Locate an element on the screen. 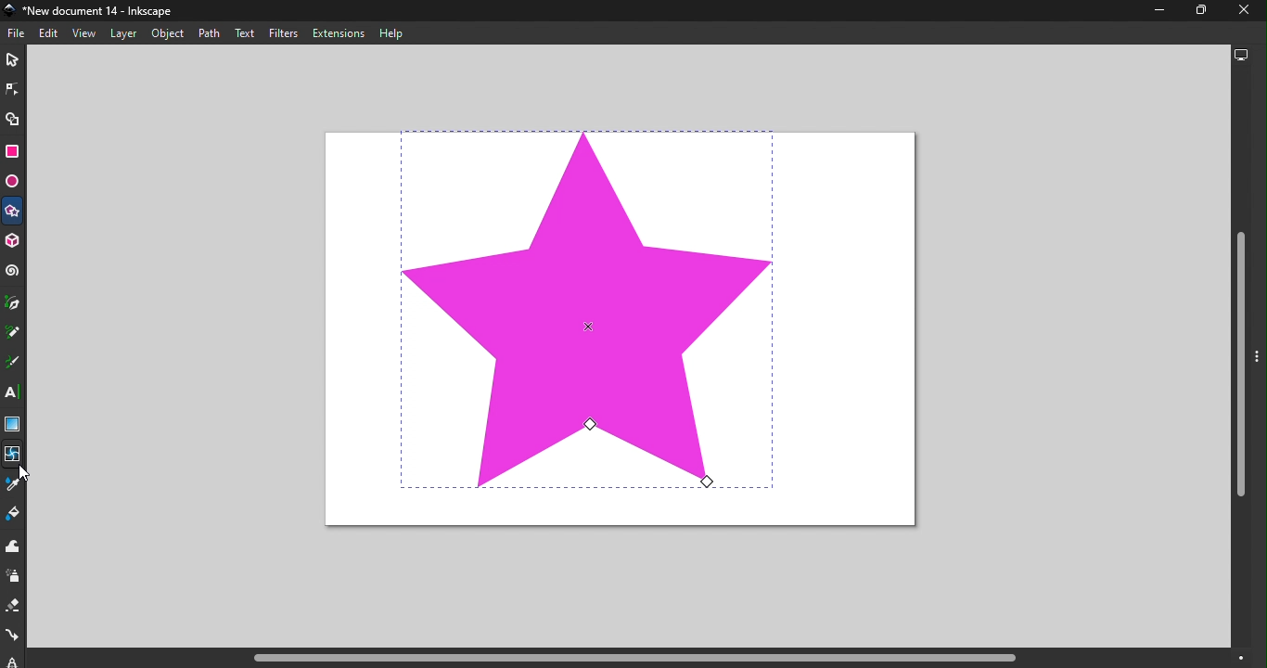 The image size is (1267, 668). File name is located at coordinates (95, 12).